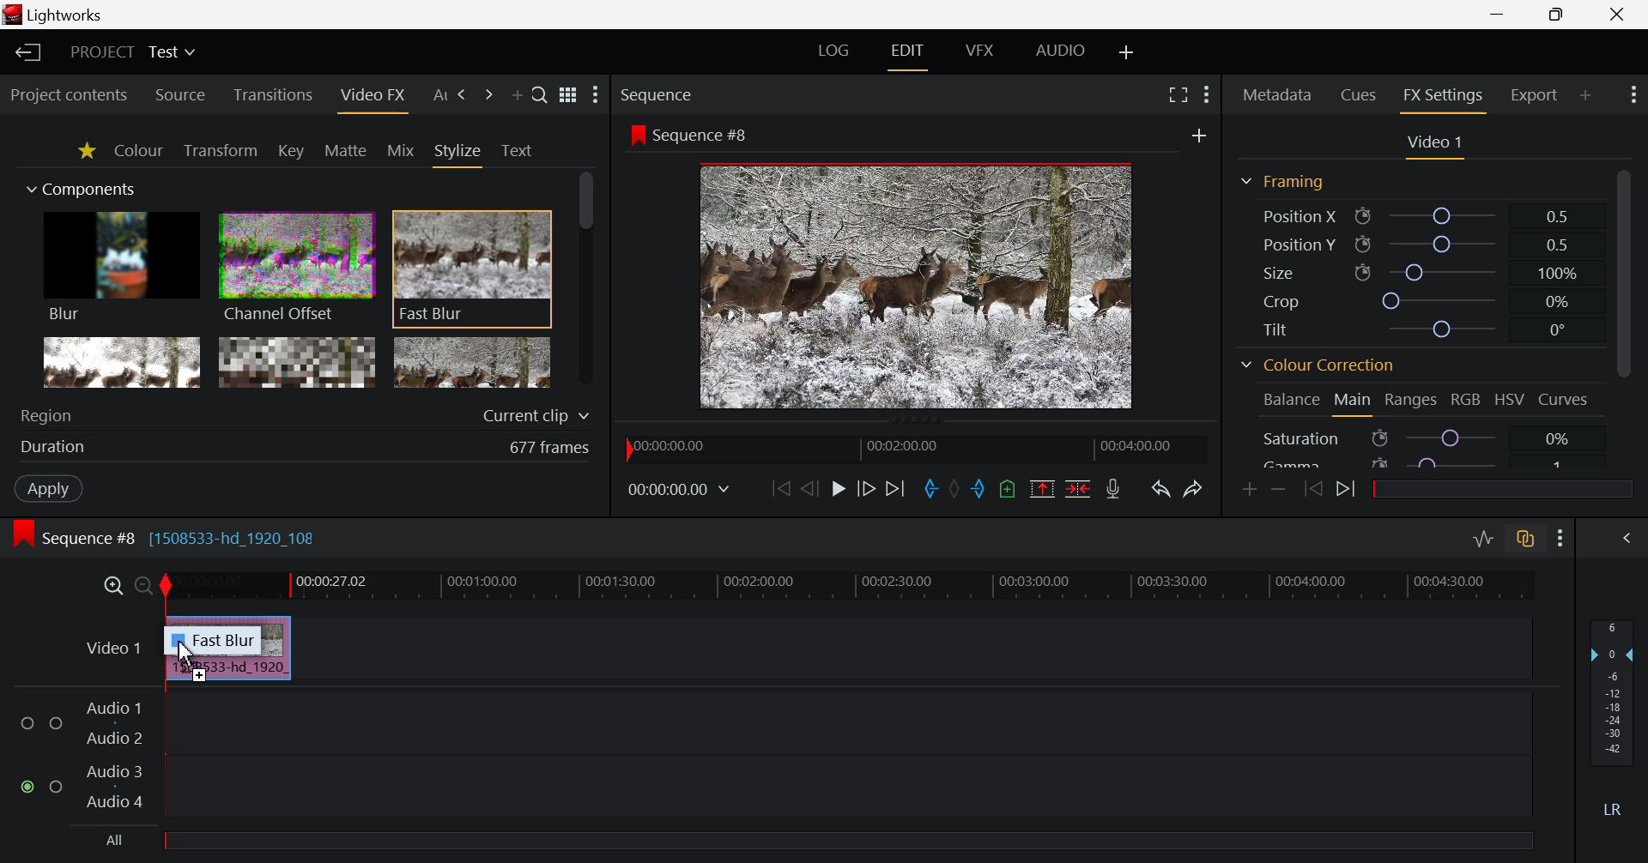 This screenshot has width=1648, height=863. I want to click on Redo, so click(1195, 490).